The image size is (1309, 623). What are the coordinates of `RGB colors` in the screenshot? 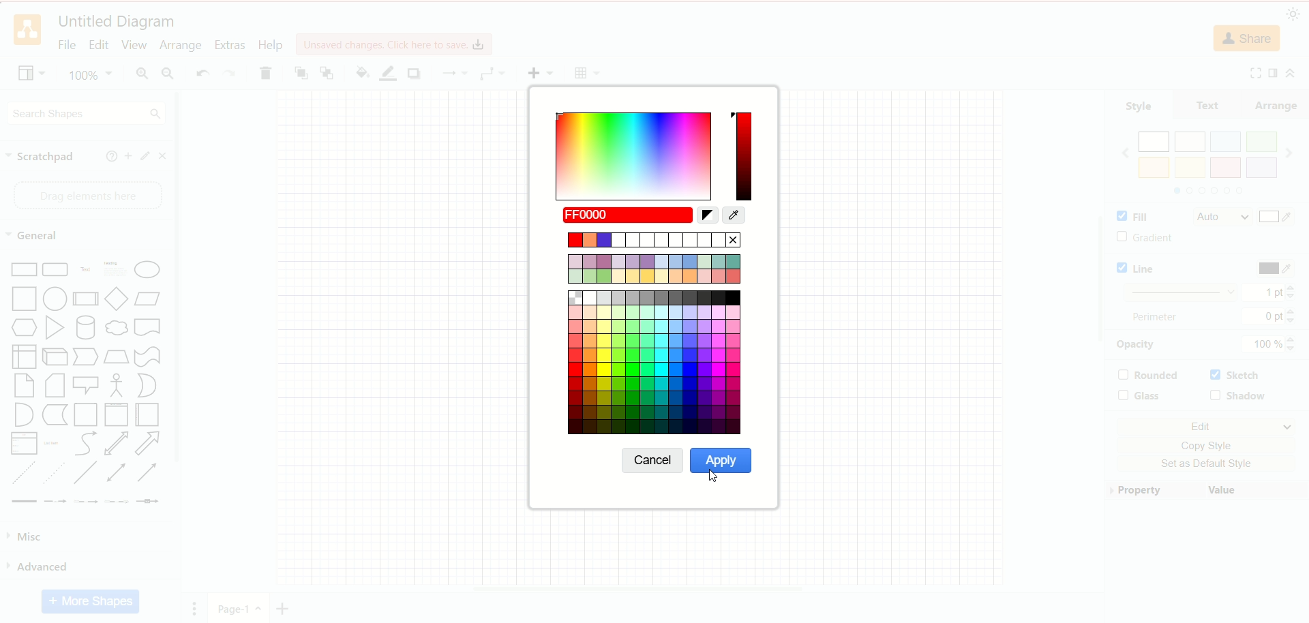 It's located at (741, 215).